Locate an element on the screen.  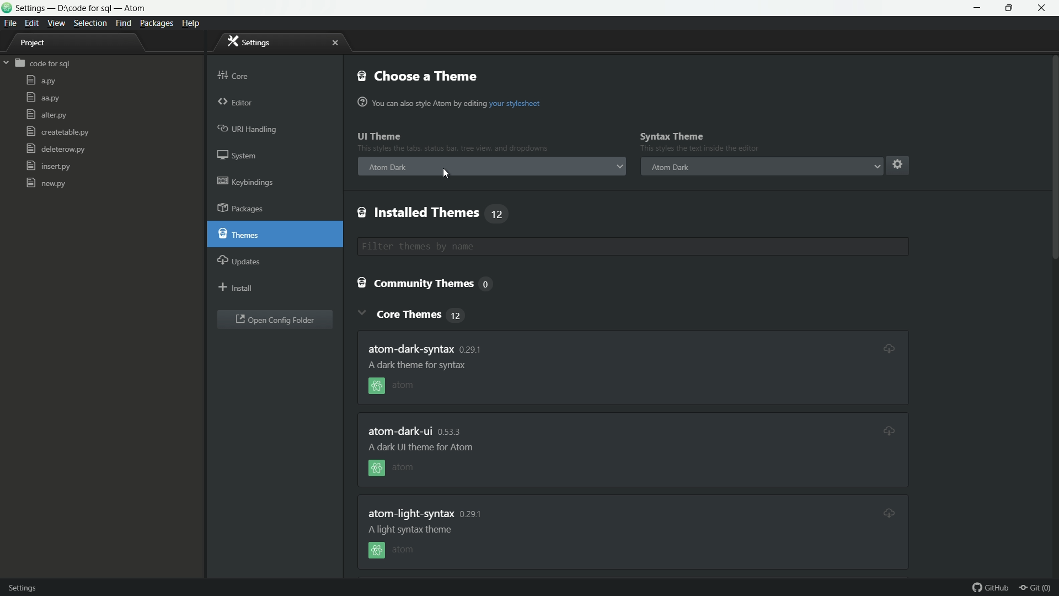
atom dark is located at coordinates (389, 167).